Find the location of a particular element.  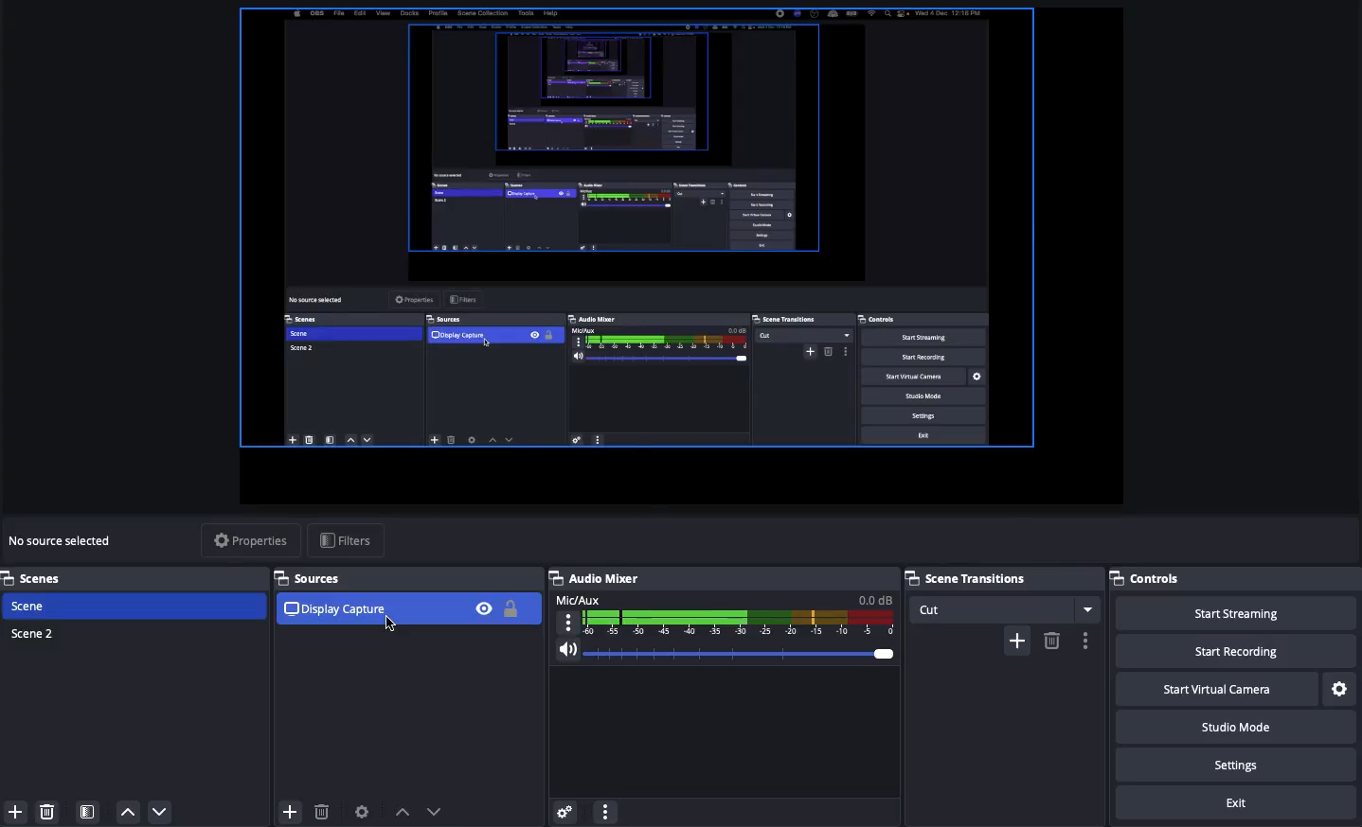

Advanced audio properties is located at coordinates (565, 809).